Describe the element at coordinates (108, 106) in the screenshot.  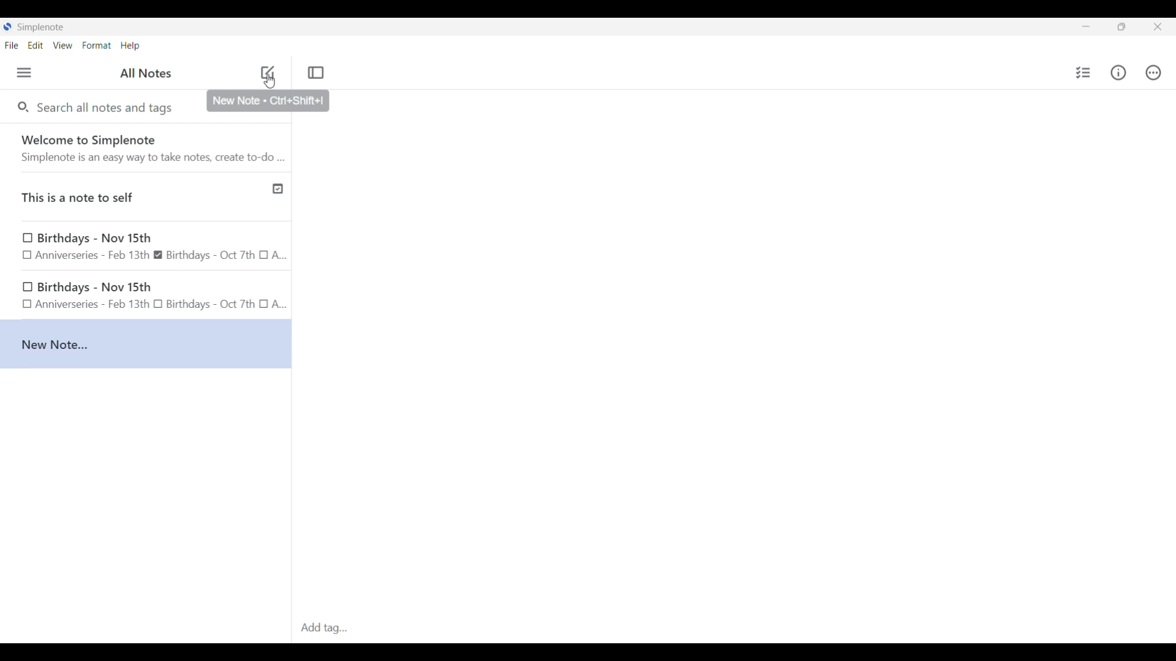
I see `Search all notes and tags` at that location.